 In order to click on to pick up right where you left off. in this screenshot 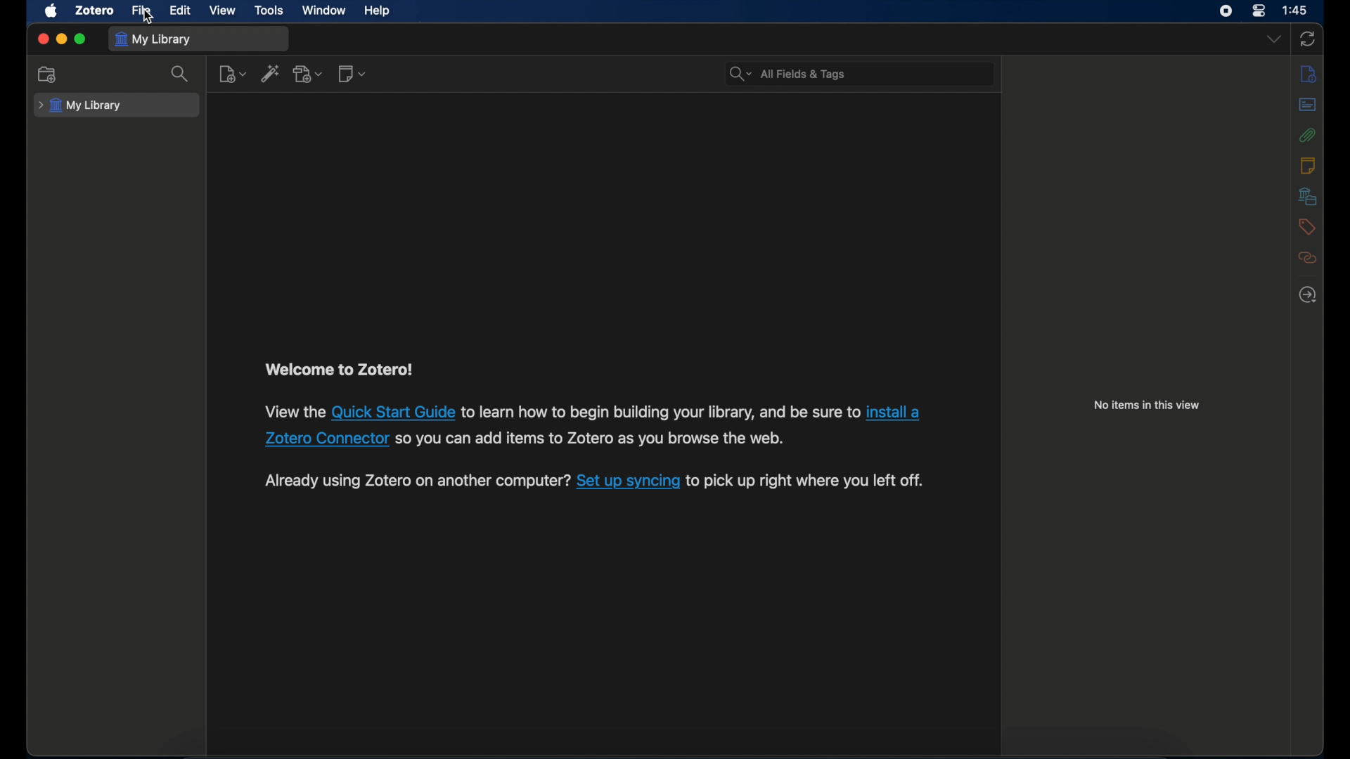, I will do `click(808, 480)`.